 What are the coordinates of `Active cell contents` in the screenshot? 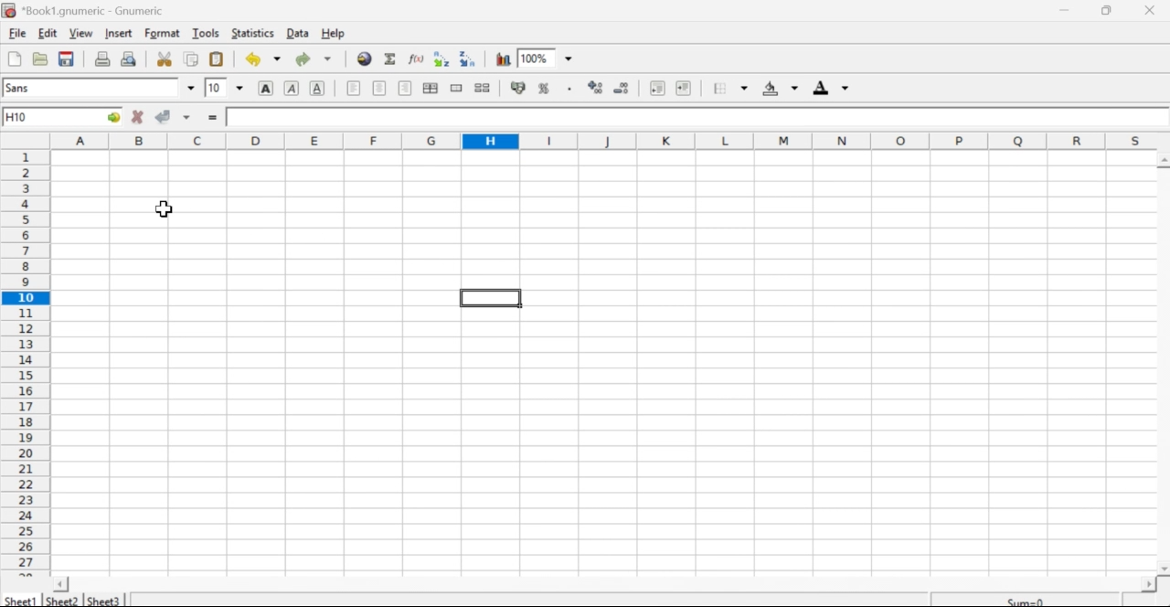 It's located at (695, 116).